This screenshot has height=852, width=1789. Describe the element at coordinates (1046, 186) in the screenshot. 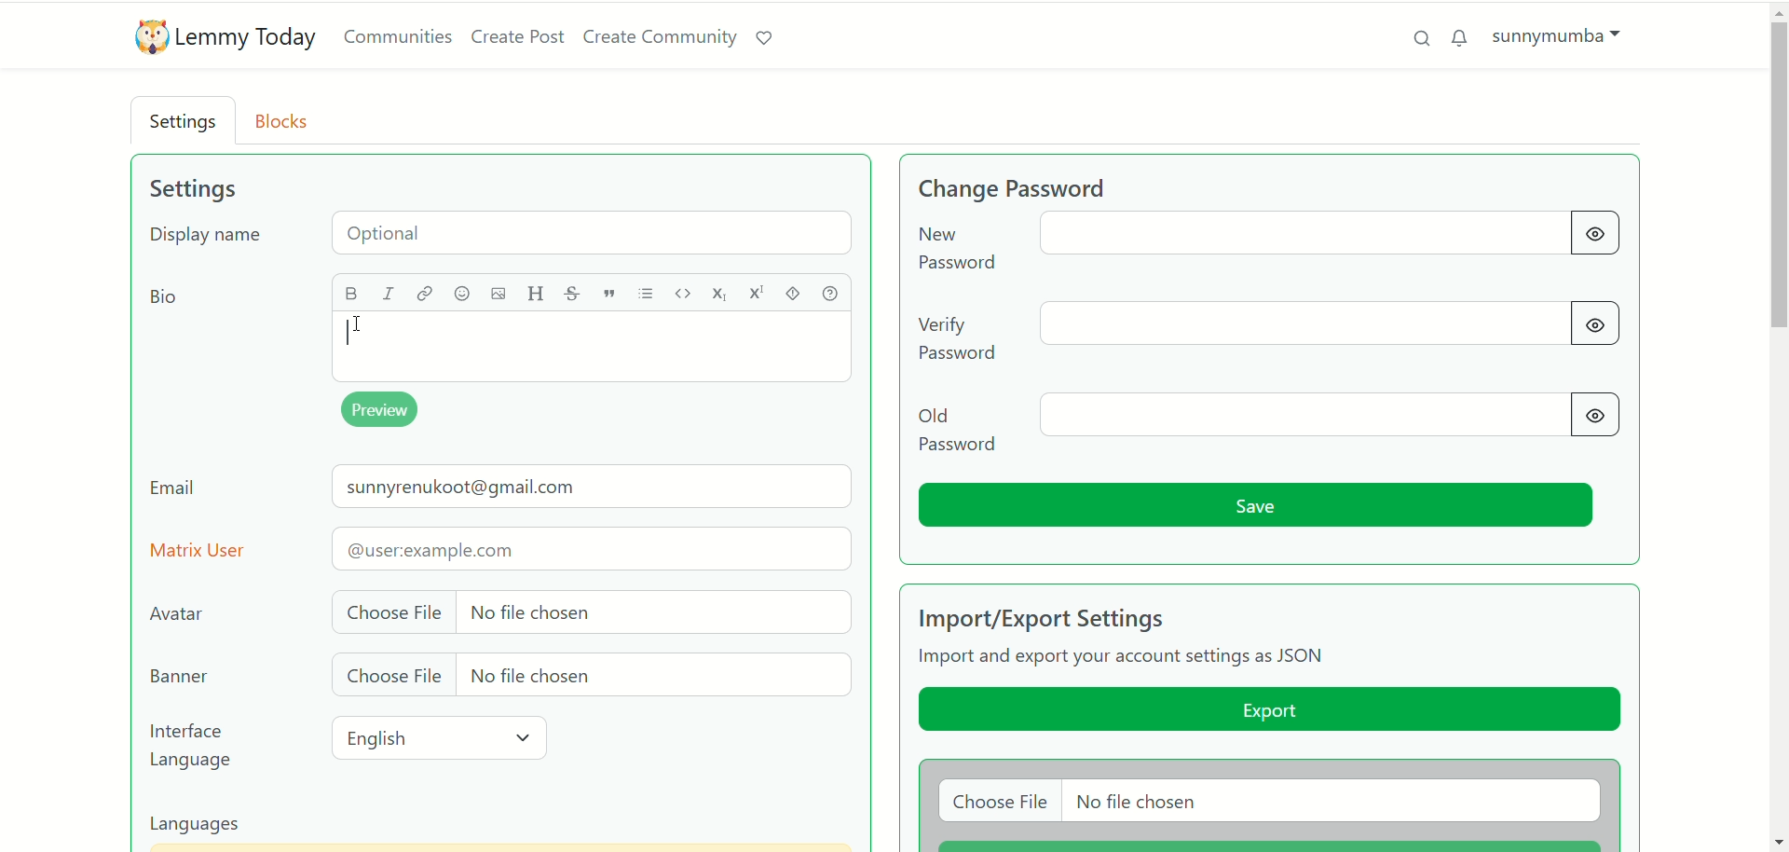

I see `change password` at that location.